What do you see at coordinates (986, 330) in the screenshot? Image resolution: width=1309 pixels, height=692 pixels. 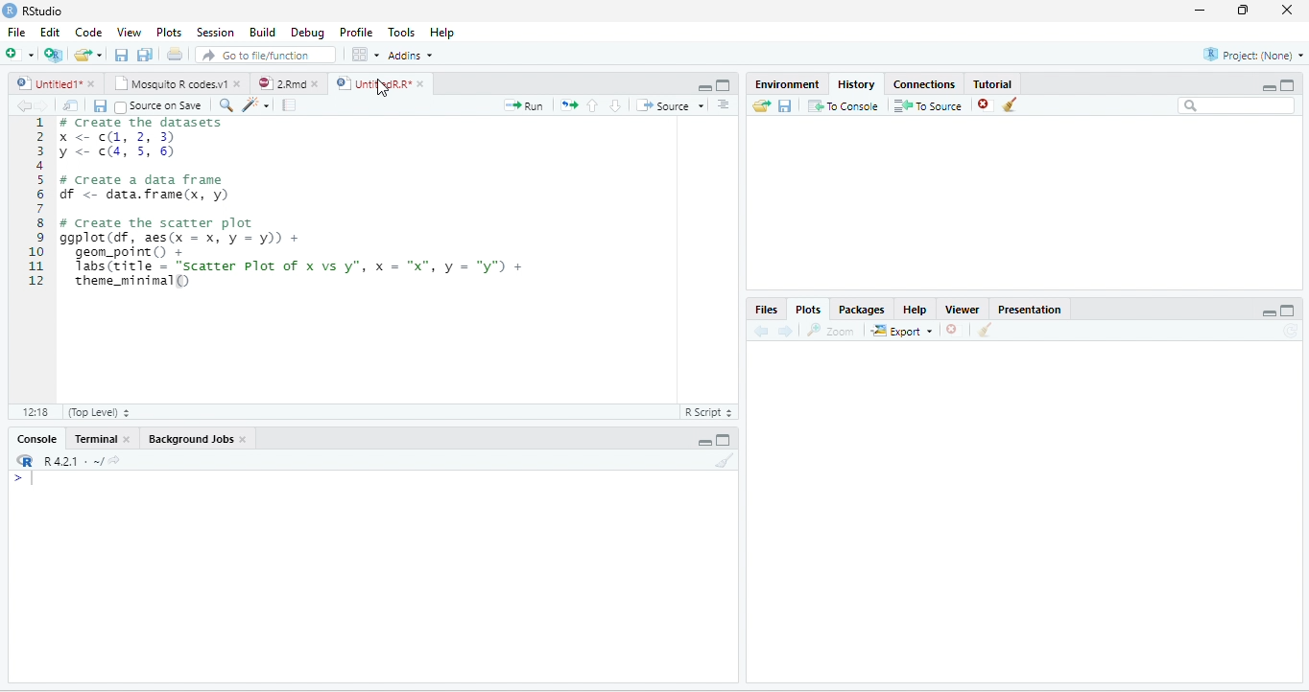 I see `Clear all plots` at bounding box center [986, 330].